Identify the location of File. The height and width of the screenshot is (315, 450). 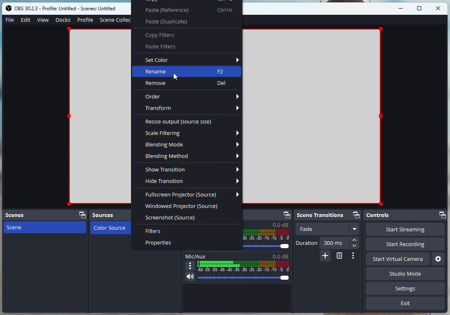
(9, 20).